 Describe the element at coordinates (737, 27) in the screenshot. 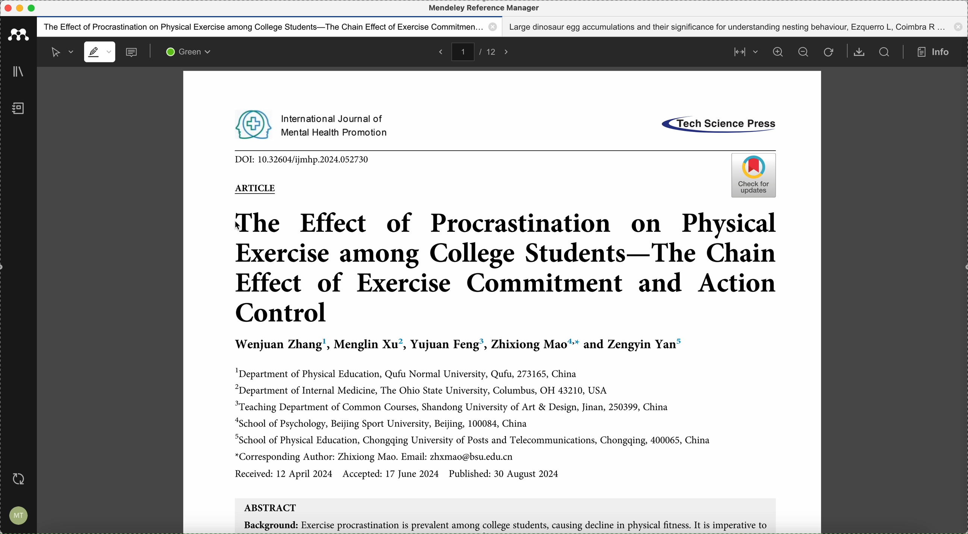

I see `Large dinosaur egg accumulations and their significance for understanding nesting behaviour, Ezquerro` at that location.